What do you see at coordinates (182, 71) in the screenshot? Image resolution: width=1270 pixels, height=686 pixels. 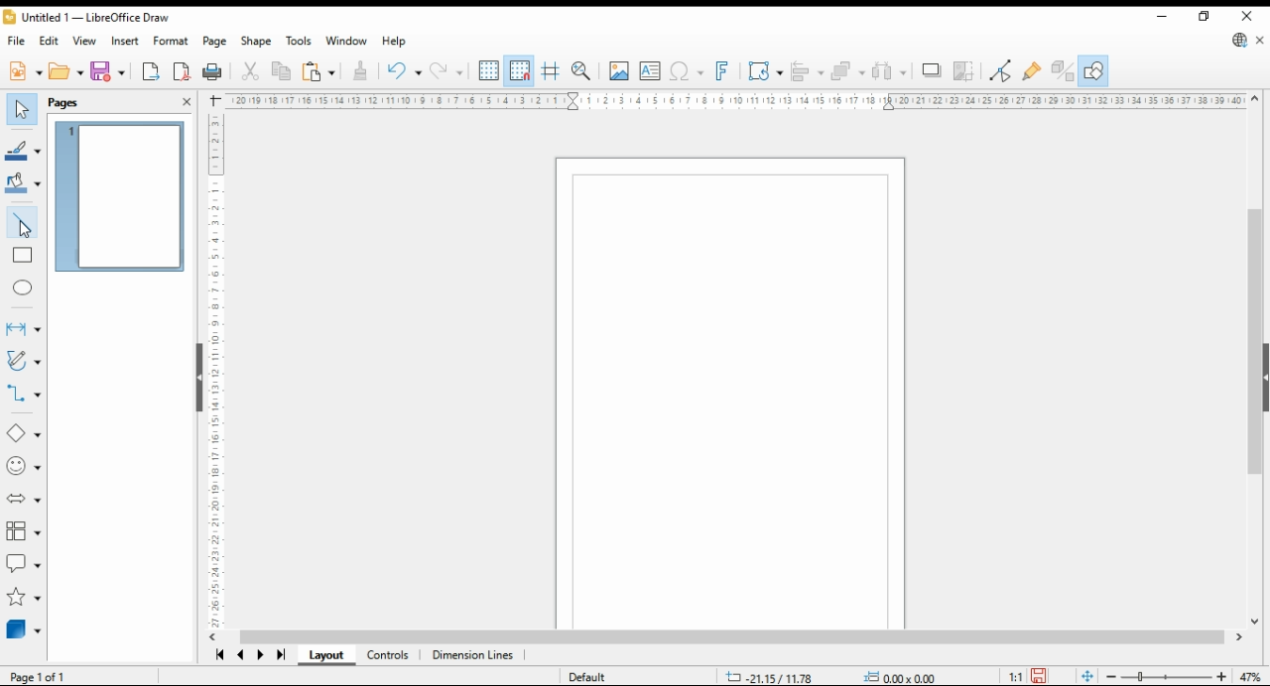 I see `export as pdf` at bounding box center [182, 71].